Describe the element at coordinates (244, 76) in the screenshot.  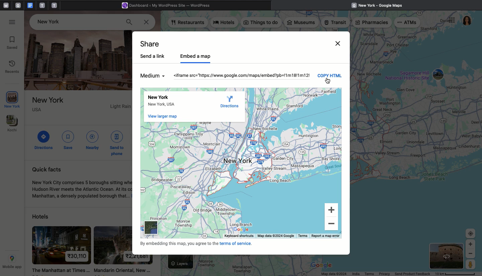
I see `HTML` at that location.